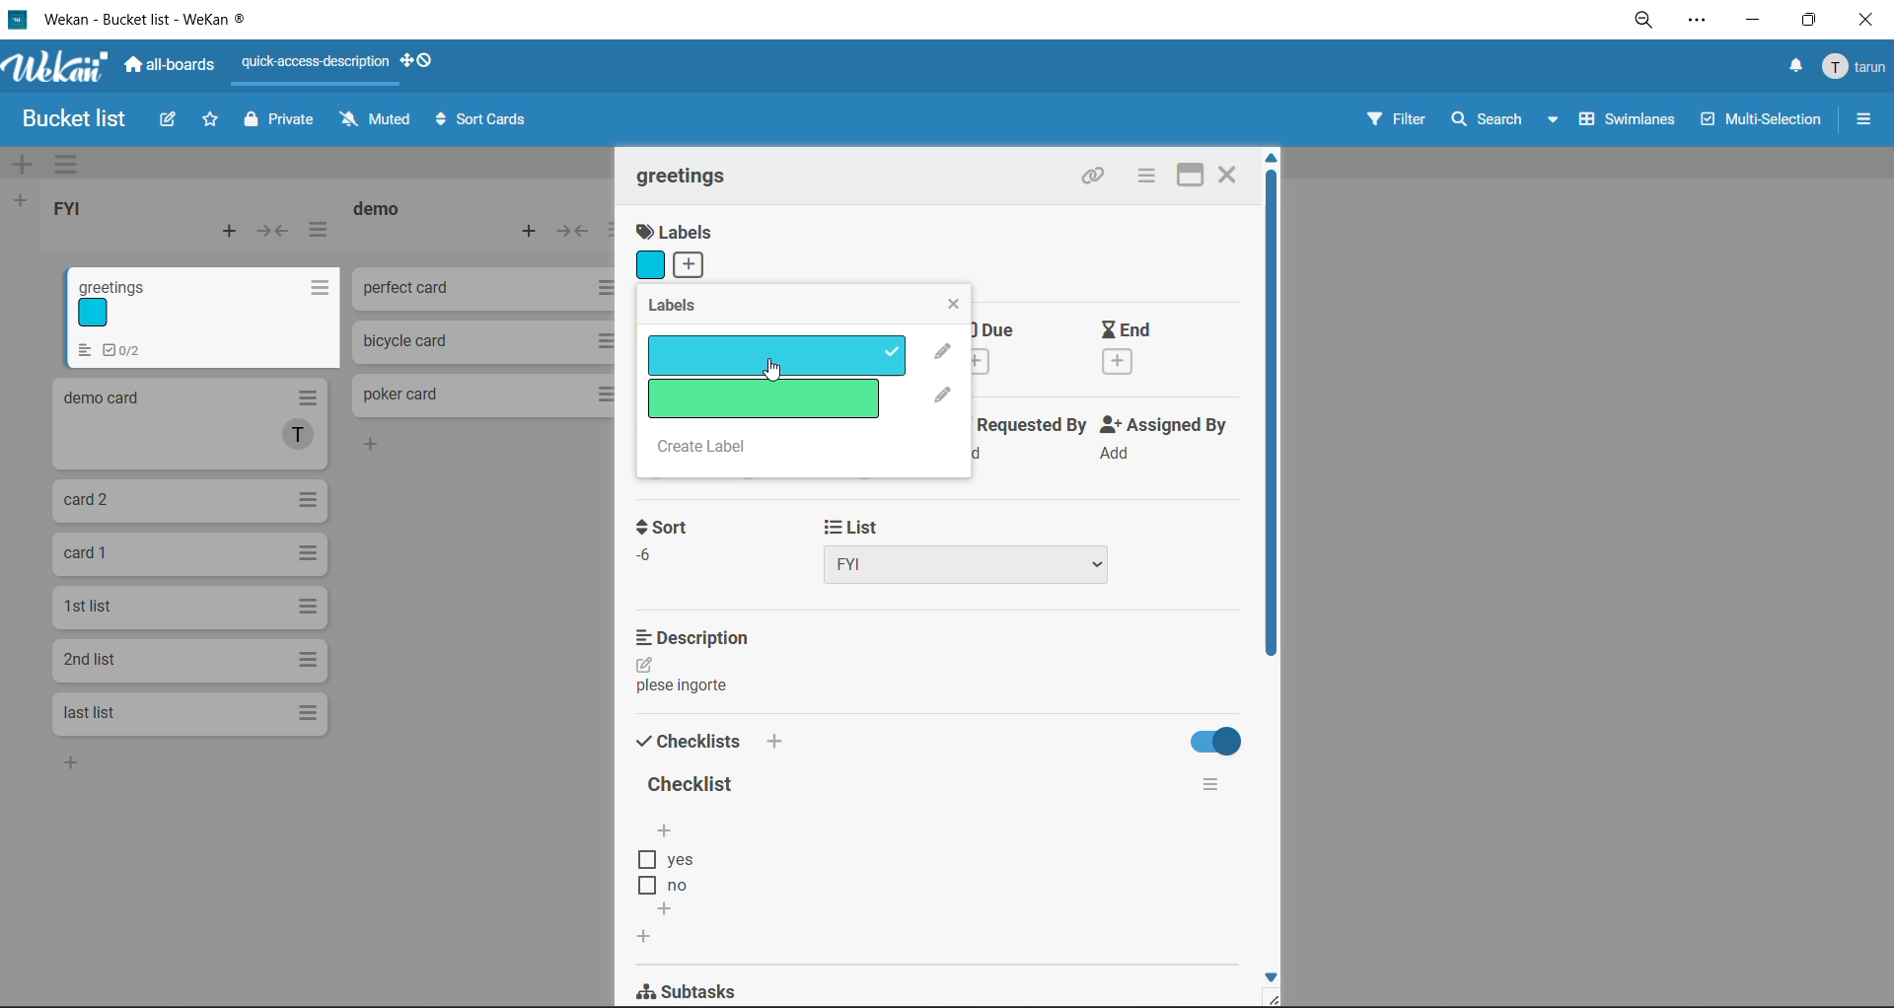 The width and height of the screenshot is (1894, 1008). I want to click on app logo, so click(58, 69).